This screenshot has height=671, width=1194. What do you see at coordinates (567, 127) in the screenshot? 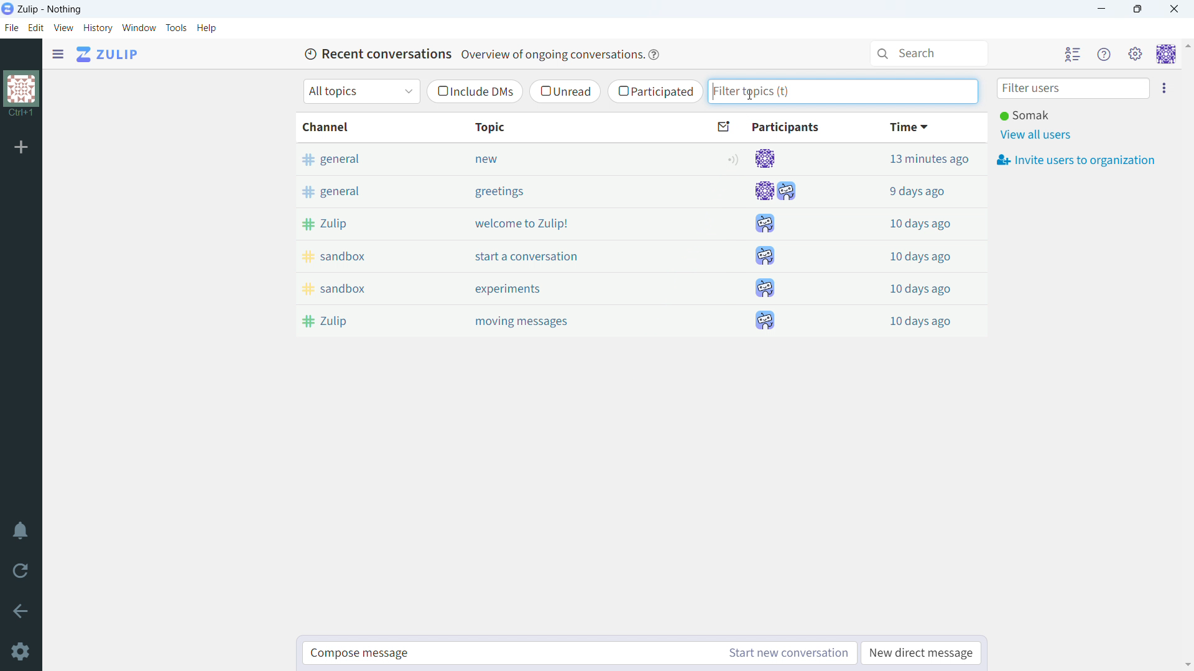
I see `topic` at bounding box center [567, 127].